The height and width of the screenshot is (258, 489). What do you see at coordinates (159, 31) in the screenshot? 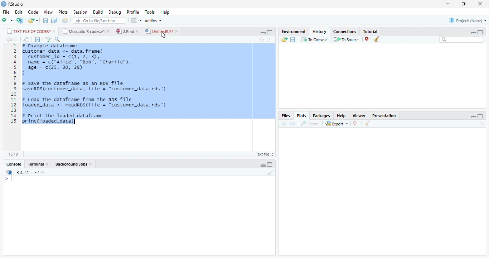
I see `UntitledR.R` at bounding box center [159, 31].